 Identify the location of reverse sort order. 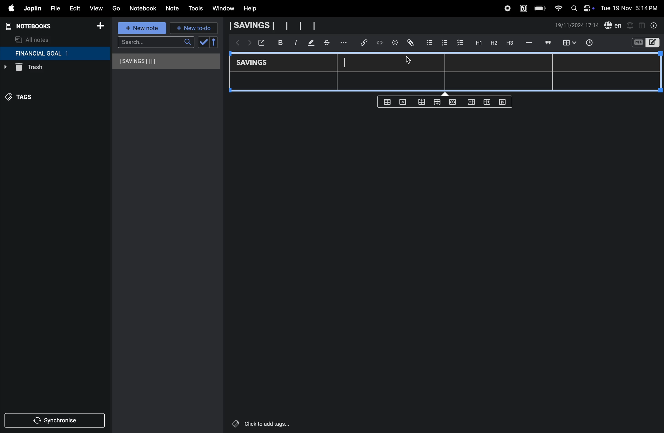
(214, 42).